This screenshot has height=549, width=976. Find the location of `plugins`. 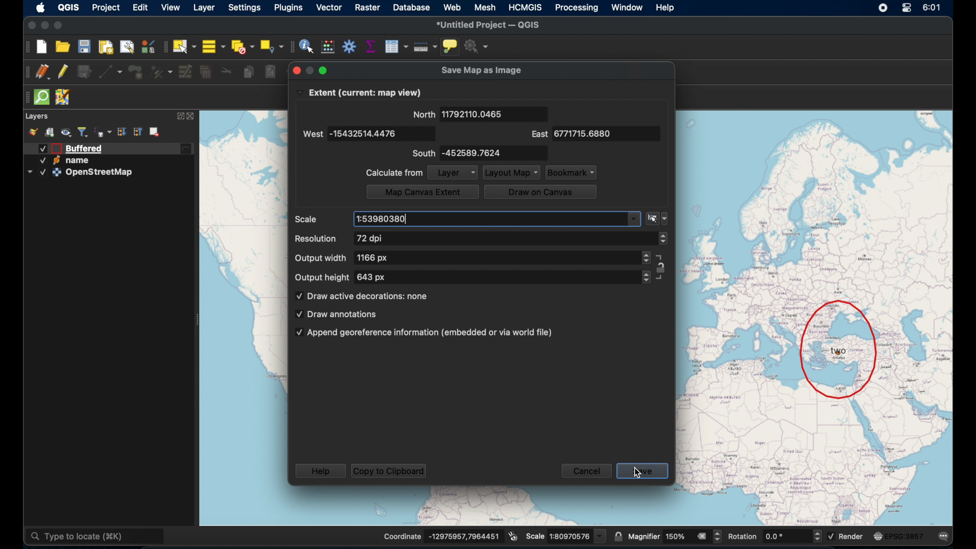

plugins is located at coordinates (288, 8).